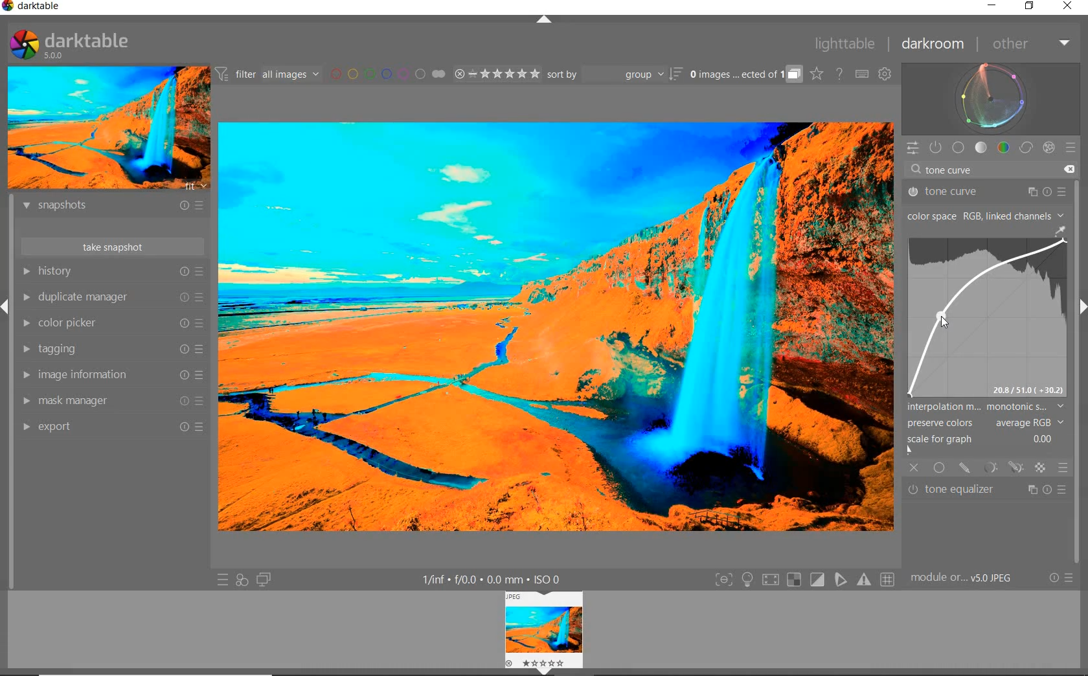 This screenshot has height=676, width=1088. Describe the element at coordinates (111, 375) in the screenshot. I see `image information` at that location.